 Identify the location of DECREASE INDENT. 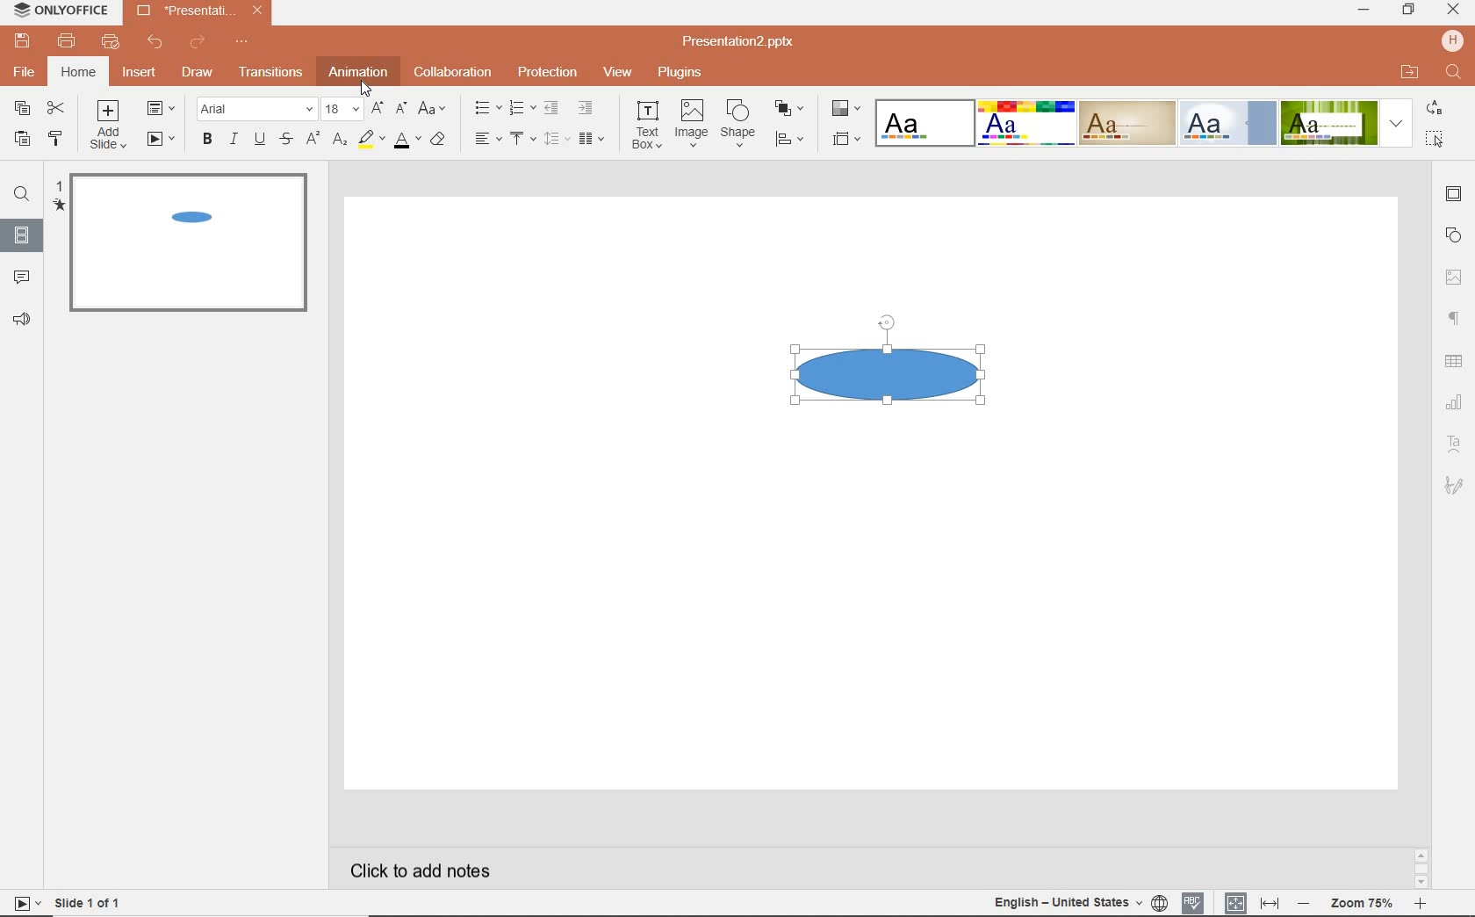
(552, 109).